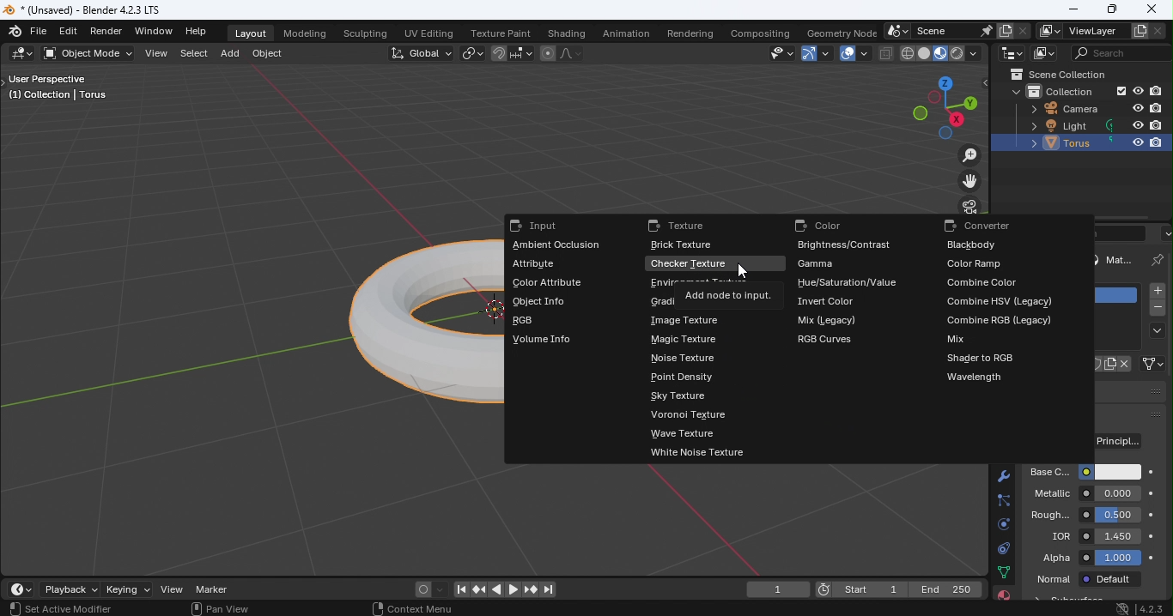  Describe the element at coordinates (998, 320) in the screenshot. I see `Combine RGB legacy` at that location.